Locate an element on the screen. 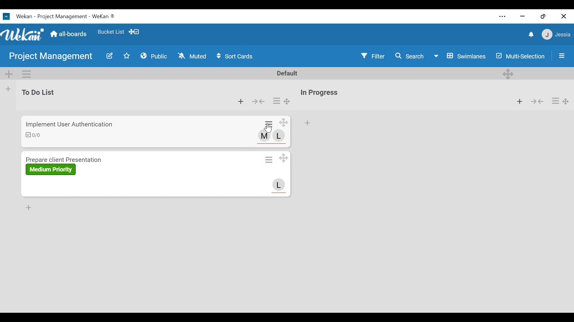  Sort Cards is located at coordinates (237, 56).